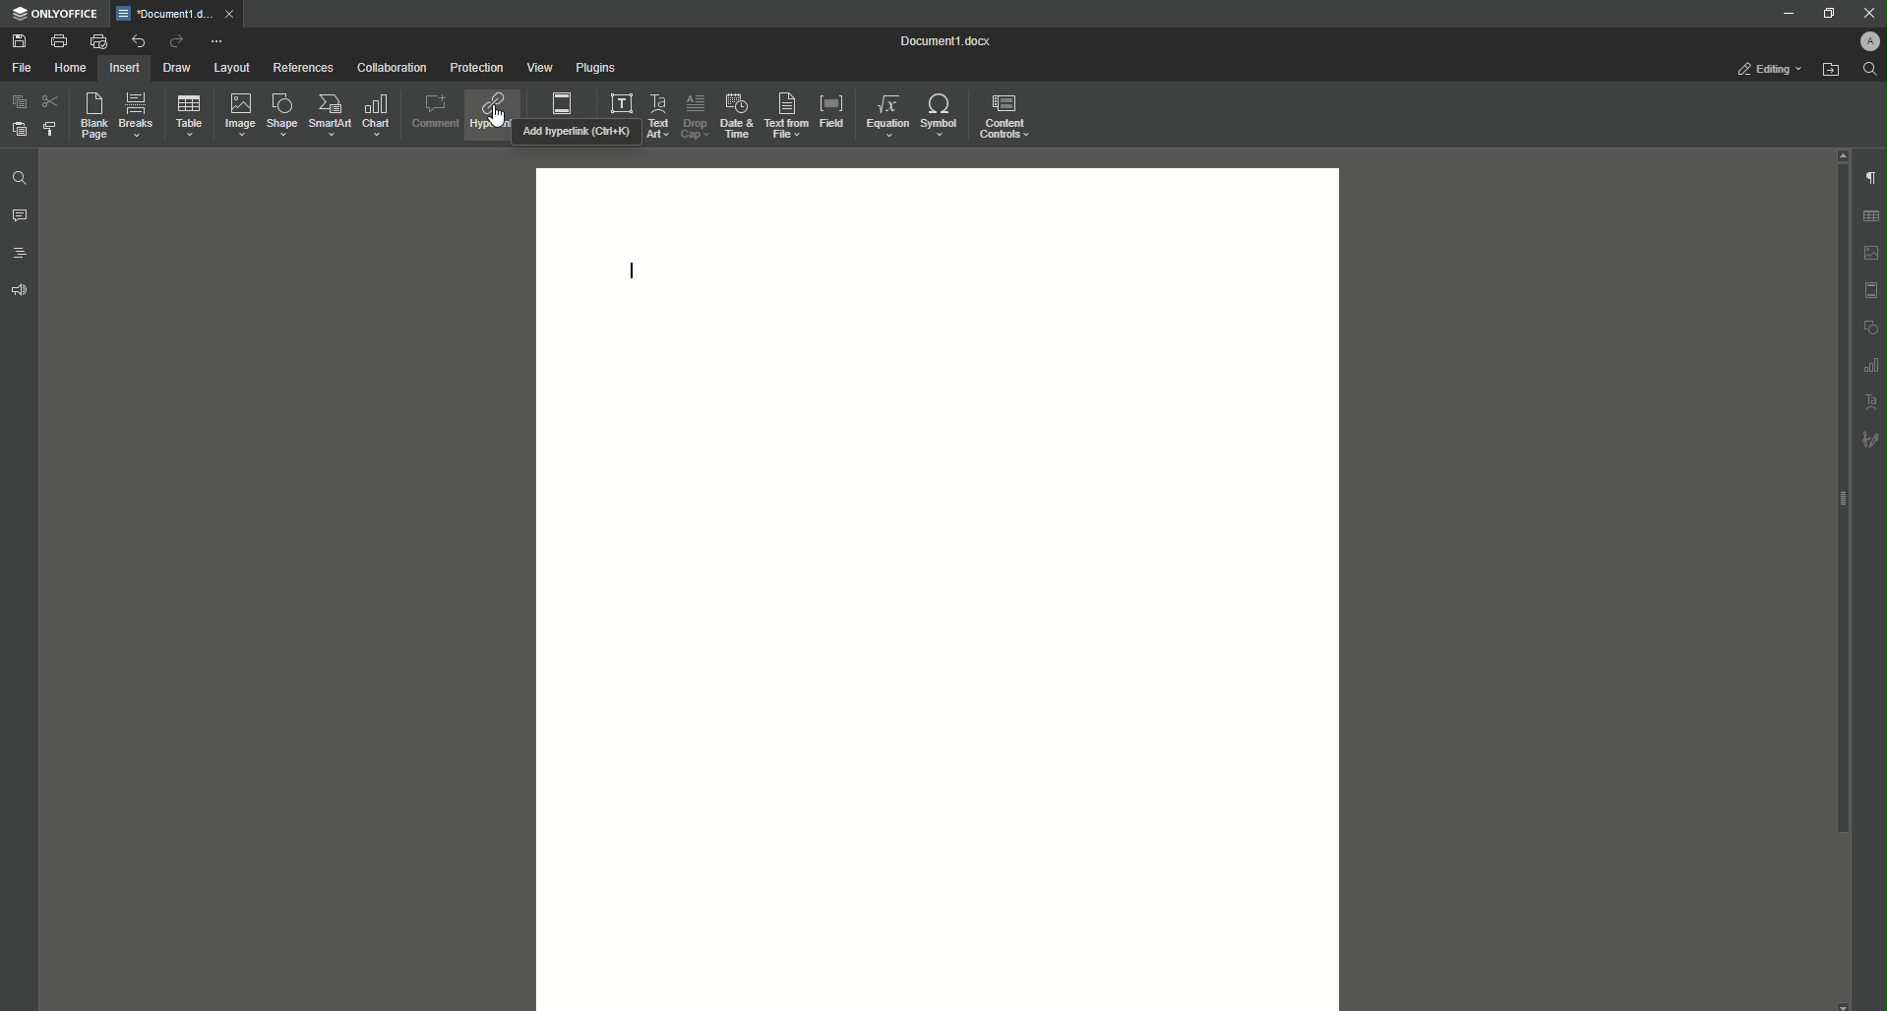  I want to click on Restore, so click(1826, 15).